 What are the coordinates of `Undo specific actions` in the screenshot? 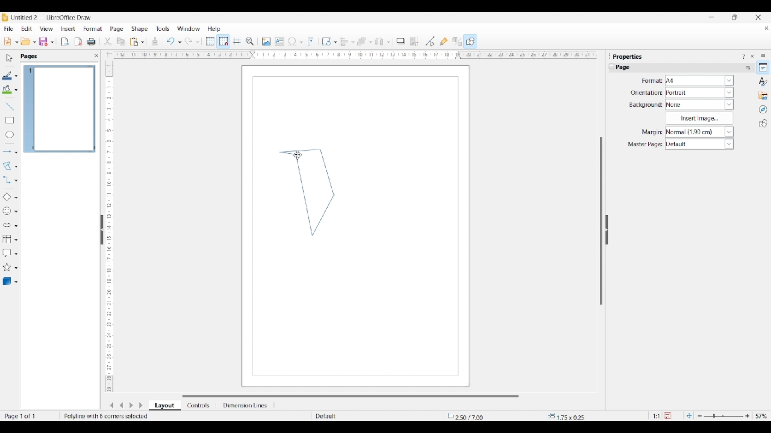 It's located at (179, 42).